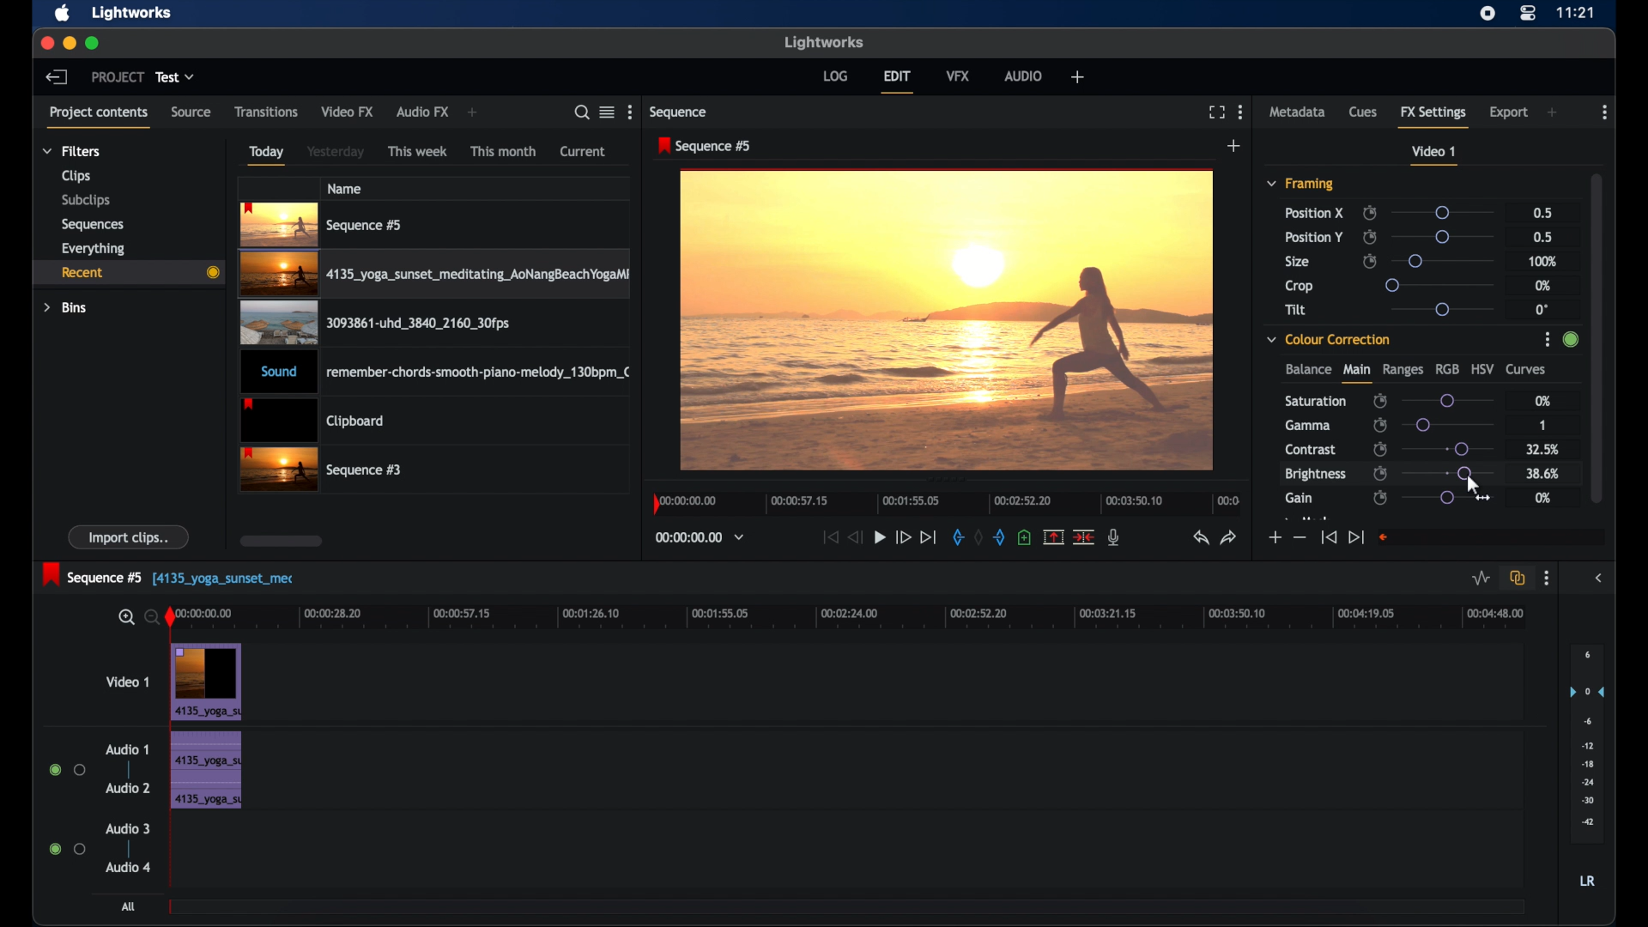 This screenshot has width=1648, height=927. I want to click on 0%, so click(1540, 403).